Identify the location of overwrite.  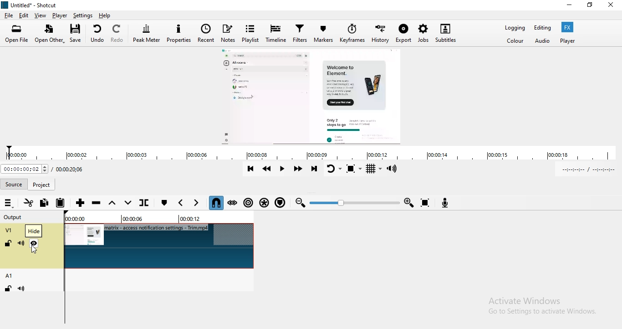
(128, 205).